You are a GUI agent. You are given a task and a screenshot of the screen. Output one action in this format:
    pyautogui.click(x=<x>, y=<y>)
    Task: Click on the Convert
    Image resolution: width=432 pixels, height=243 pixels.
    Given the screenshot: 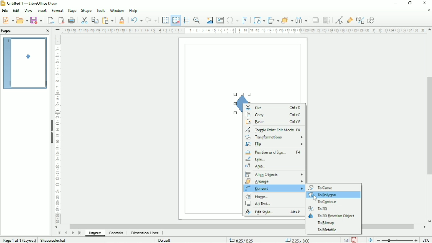 What is the action you would take?
    pyautogui.click(x=273, y=189)
    